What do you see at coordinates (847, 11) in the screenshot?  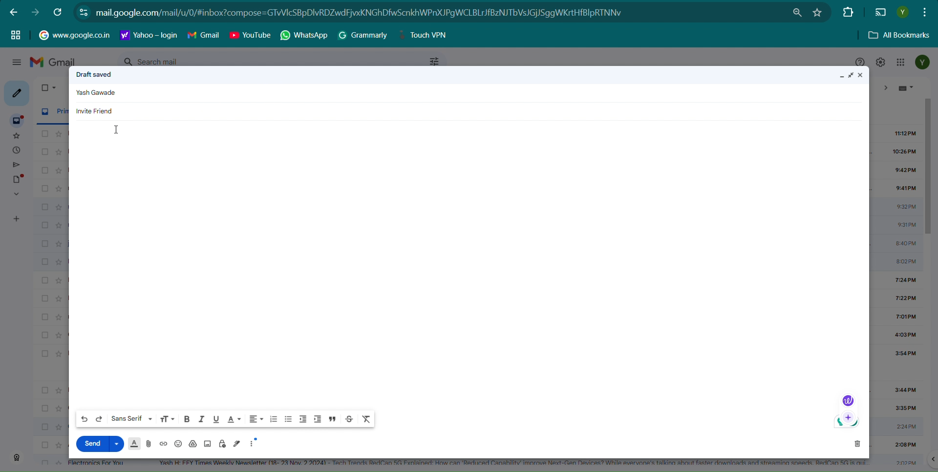 I see `Extensions` at bounding box center [847, 11].